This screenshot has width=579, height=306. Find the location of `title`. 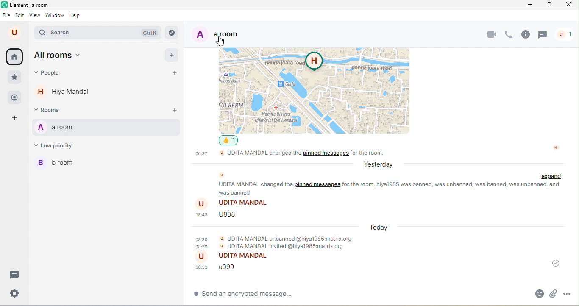

title is located at coordinates (28, 6).